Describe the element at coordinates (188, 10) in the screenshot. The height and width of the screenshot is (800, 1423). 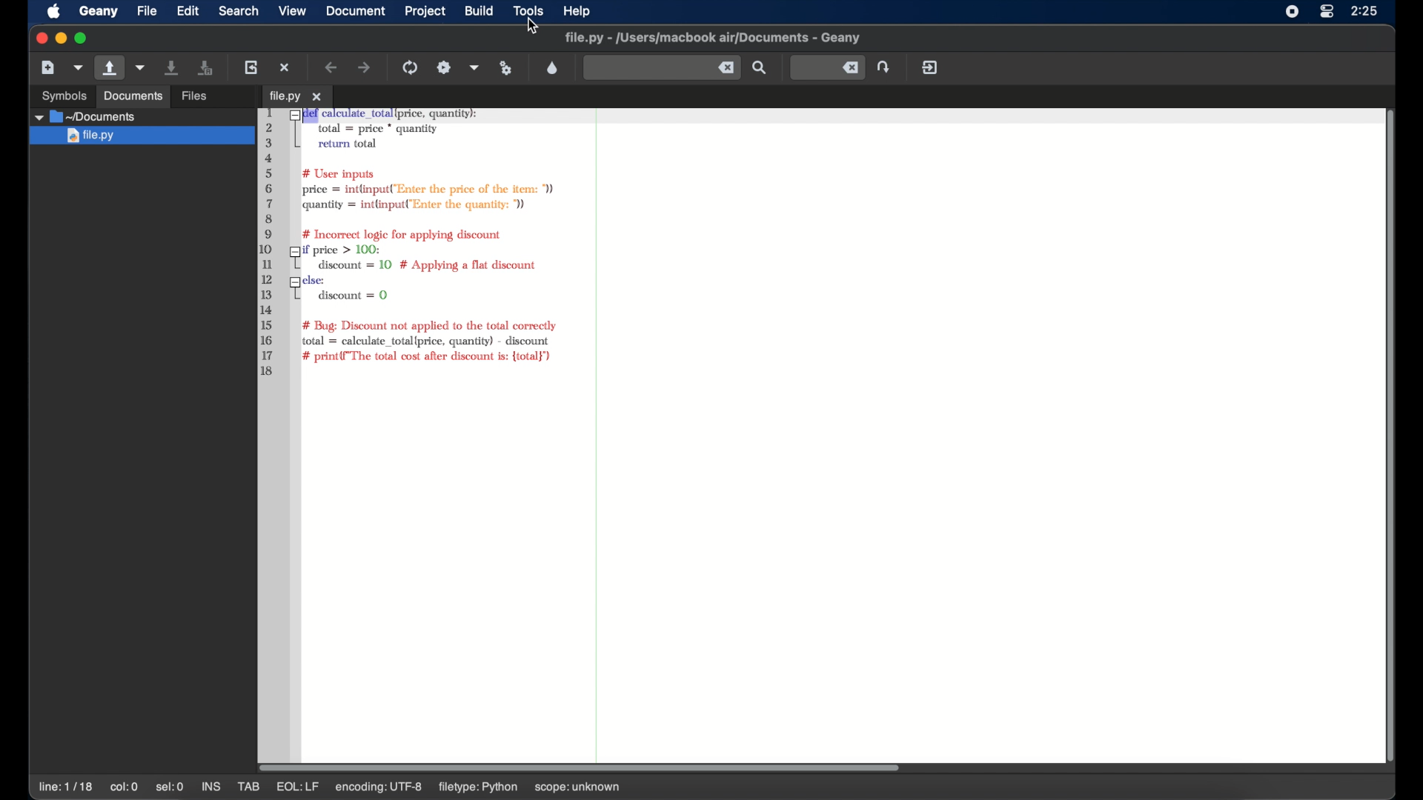
I see `edit` at that location.